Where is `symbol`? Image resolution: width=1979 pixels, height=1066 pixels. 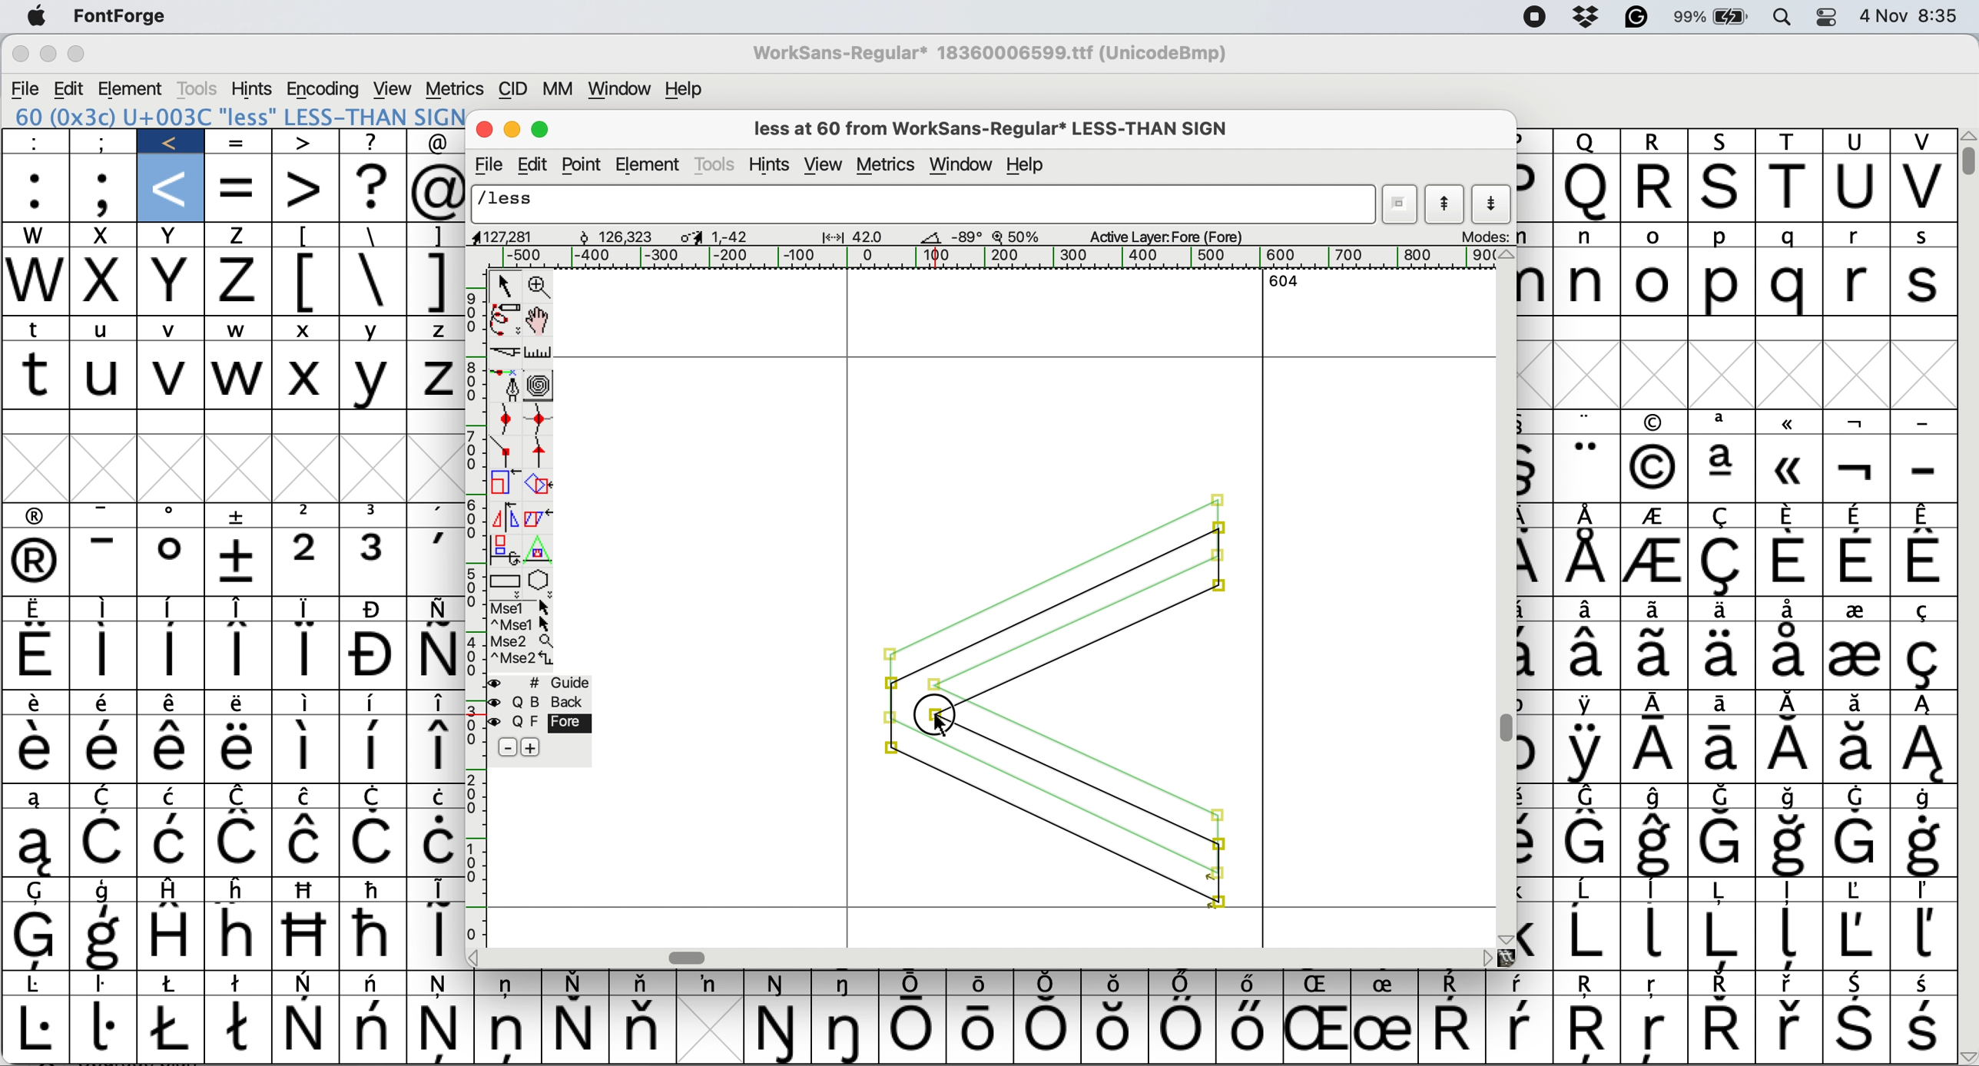 symbol is located at coordinates (107, 794).